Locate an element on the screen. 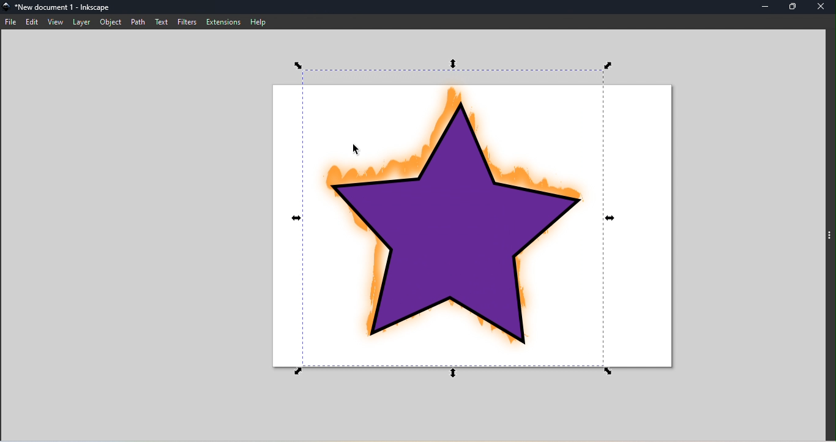 This screenshot has width=836, height=442. Edit is located at coordinates (34, 23).